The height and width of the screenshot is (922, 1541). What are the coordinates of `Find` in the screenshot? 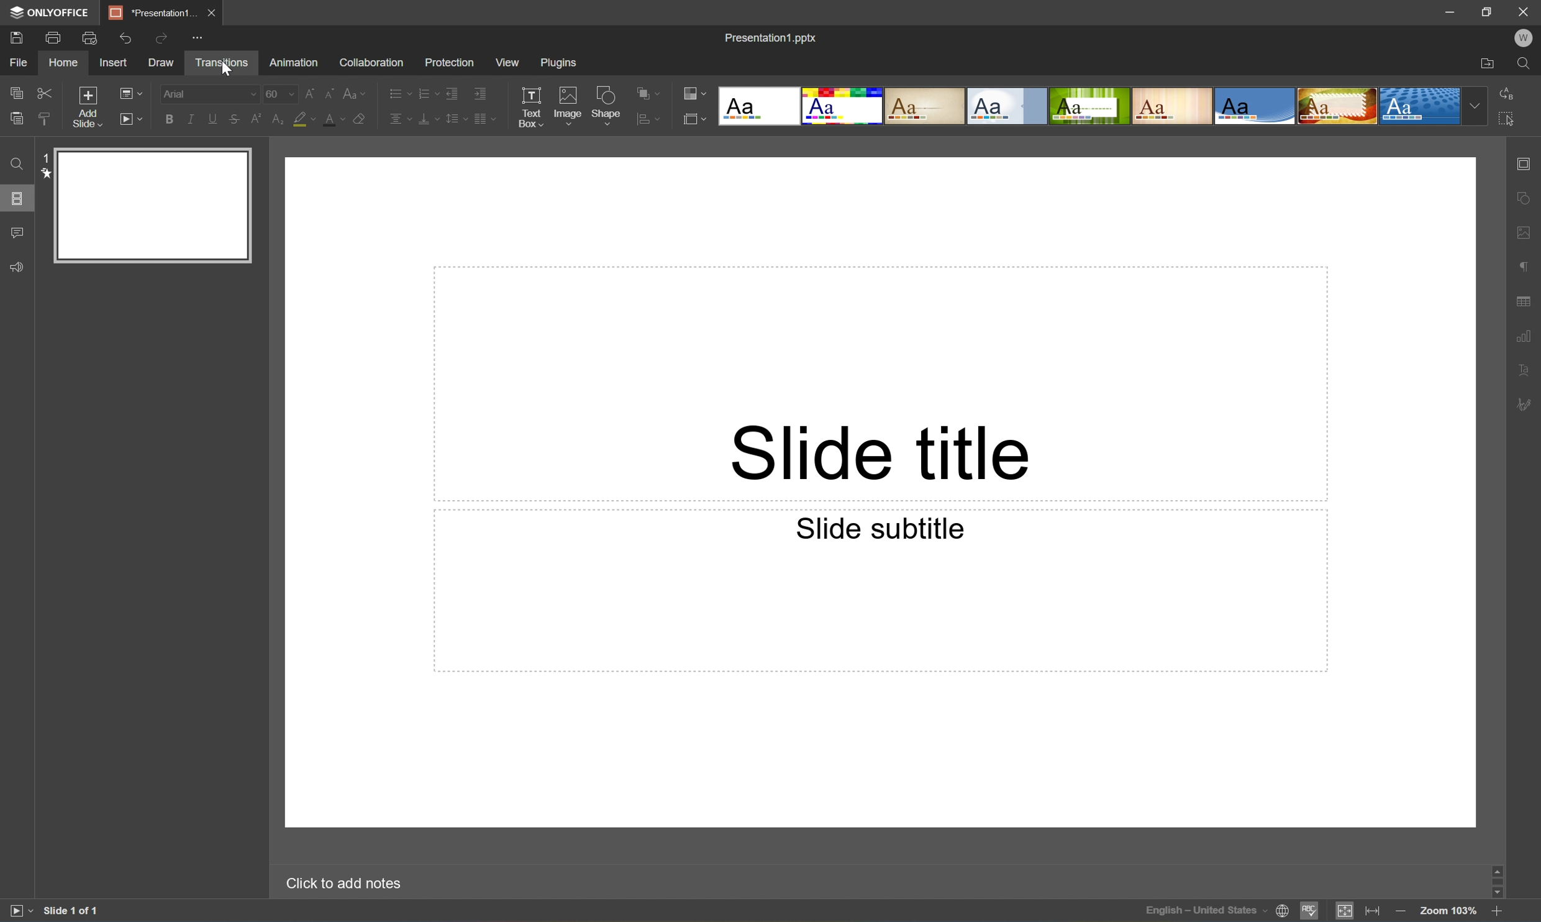 It's located at (16, 165).